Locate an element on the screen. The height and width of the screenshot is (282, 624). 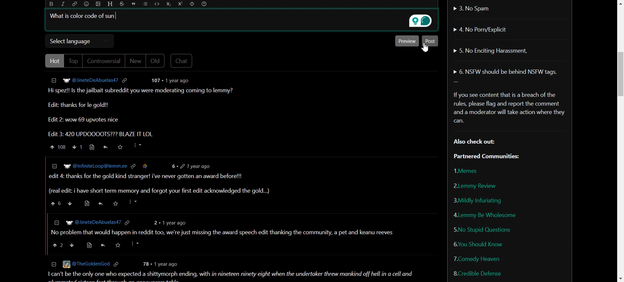
Select language is located at coordinates (80, 41).